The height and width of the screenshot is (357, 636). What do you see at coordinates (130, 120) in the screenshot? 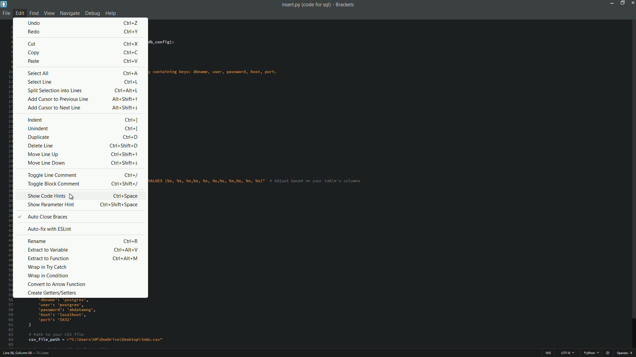
I see `keyboard shortcut` at bounding box center [130, 120].